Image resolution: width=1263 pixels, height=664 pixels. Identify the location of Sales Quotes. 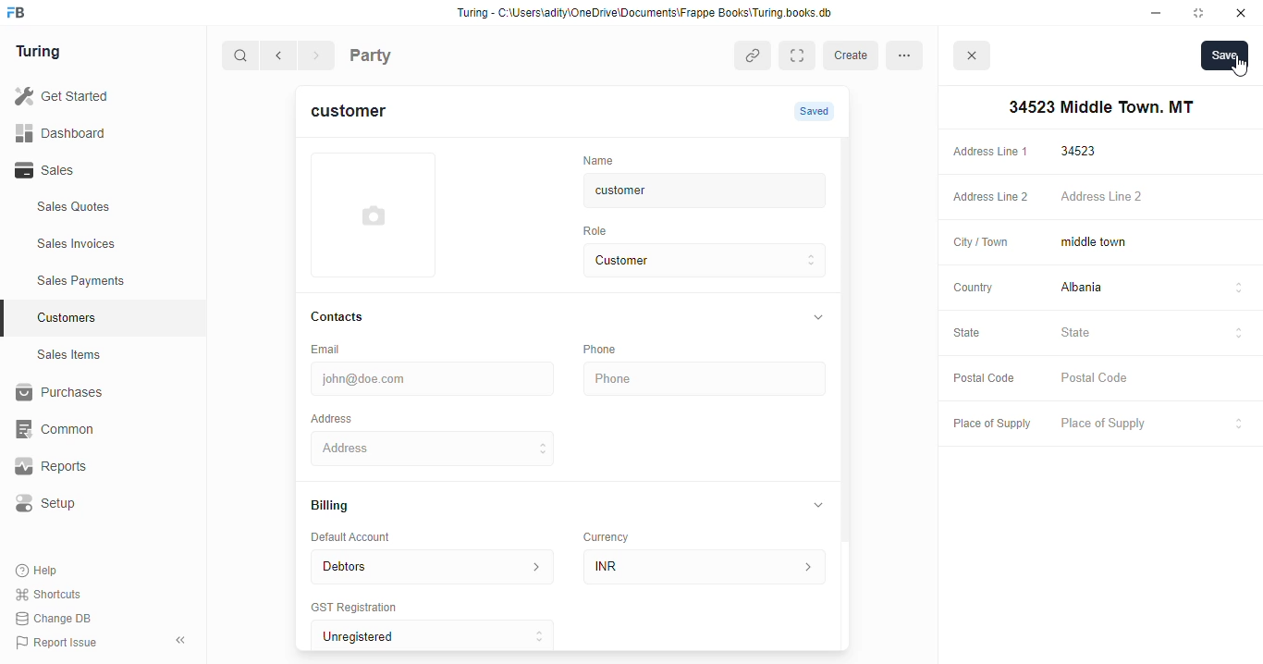
(99, 209).